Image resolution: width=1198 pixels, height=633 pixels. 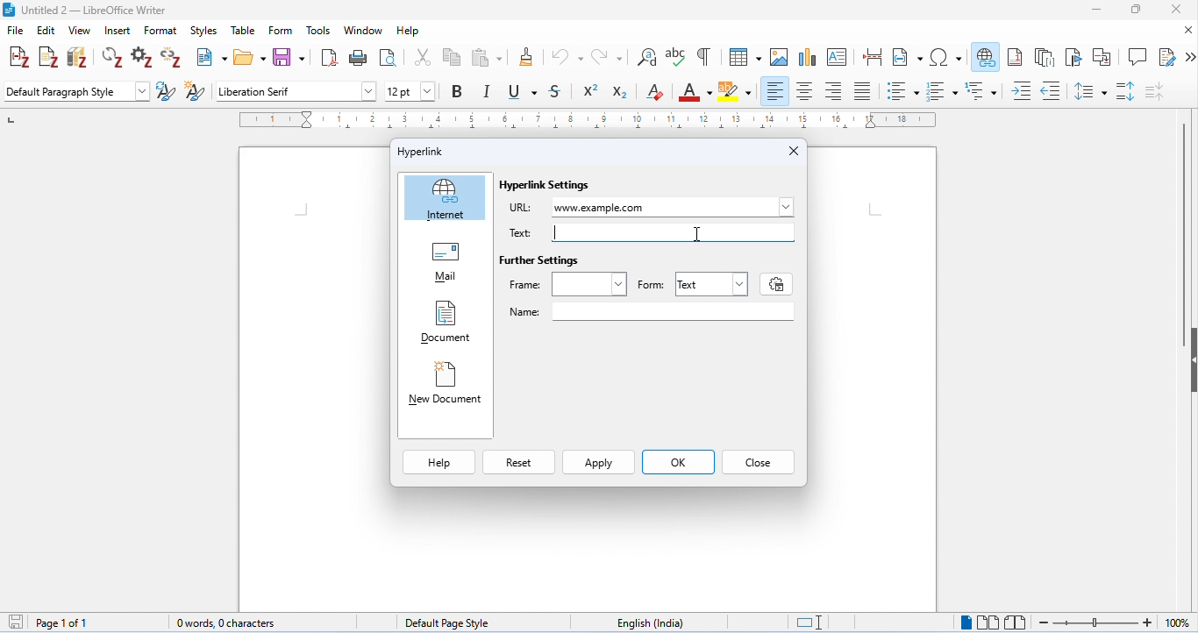 I want to click on insert footnote, so click(x=1015, y=56).